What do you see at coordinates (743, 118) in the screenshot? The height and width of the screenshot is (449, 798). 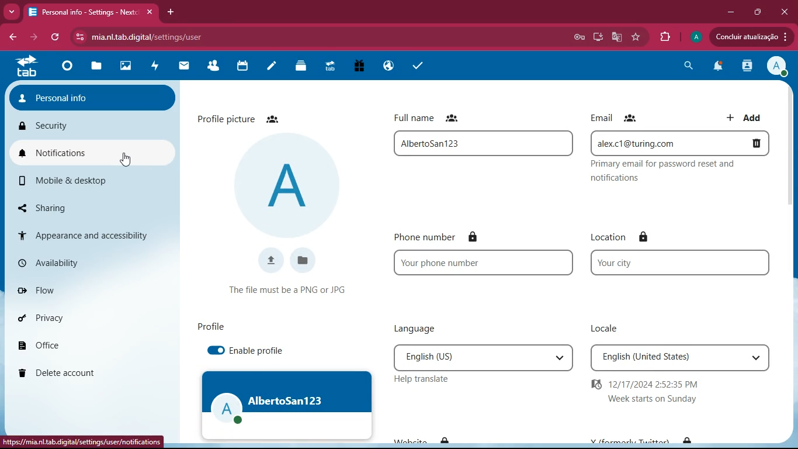 I see `add` at bounding box center [743, 118].